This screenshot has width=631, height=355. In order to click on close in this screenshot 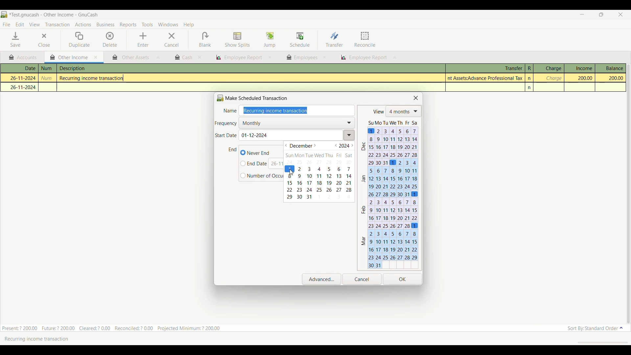, I will do `click(200, 58)`.